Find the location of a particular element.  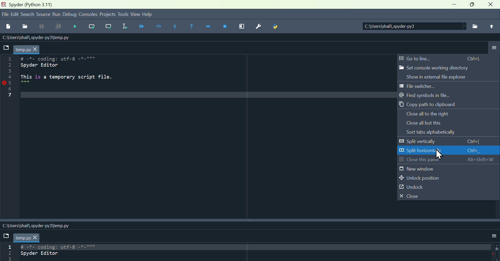

Sort tabs alphabetically is located at coordinates (433, 132).